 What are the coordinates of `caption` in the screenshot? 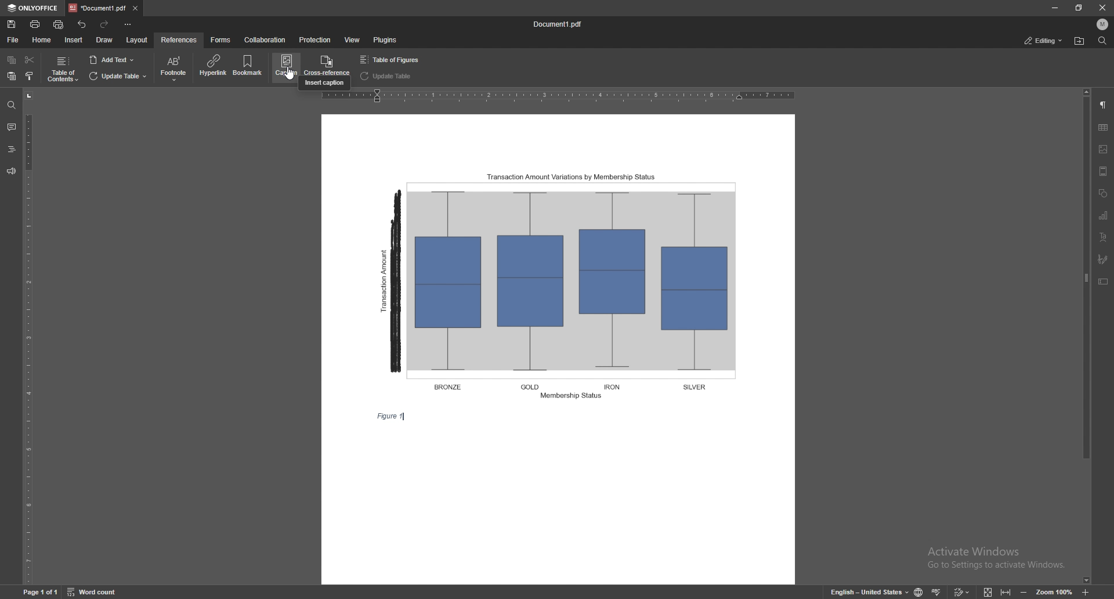 It's located at (392, 416).